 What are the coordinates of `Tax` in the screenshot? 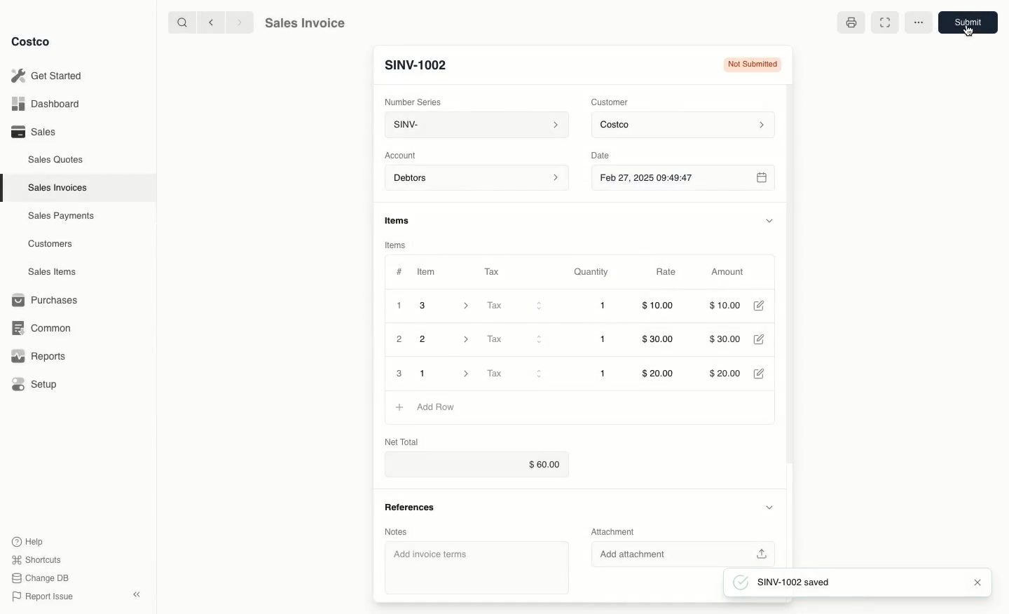 It's located at (513, 339).